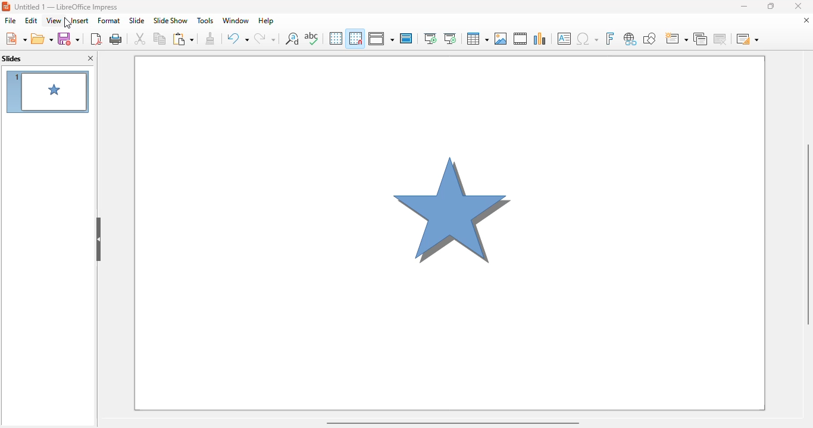 This screenshot has width=813, height=428. I want to click on insert chart, so click(540, 39).